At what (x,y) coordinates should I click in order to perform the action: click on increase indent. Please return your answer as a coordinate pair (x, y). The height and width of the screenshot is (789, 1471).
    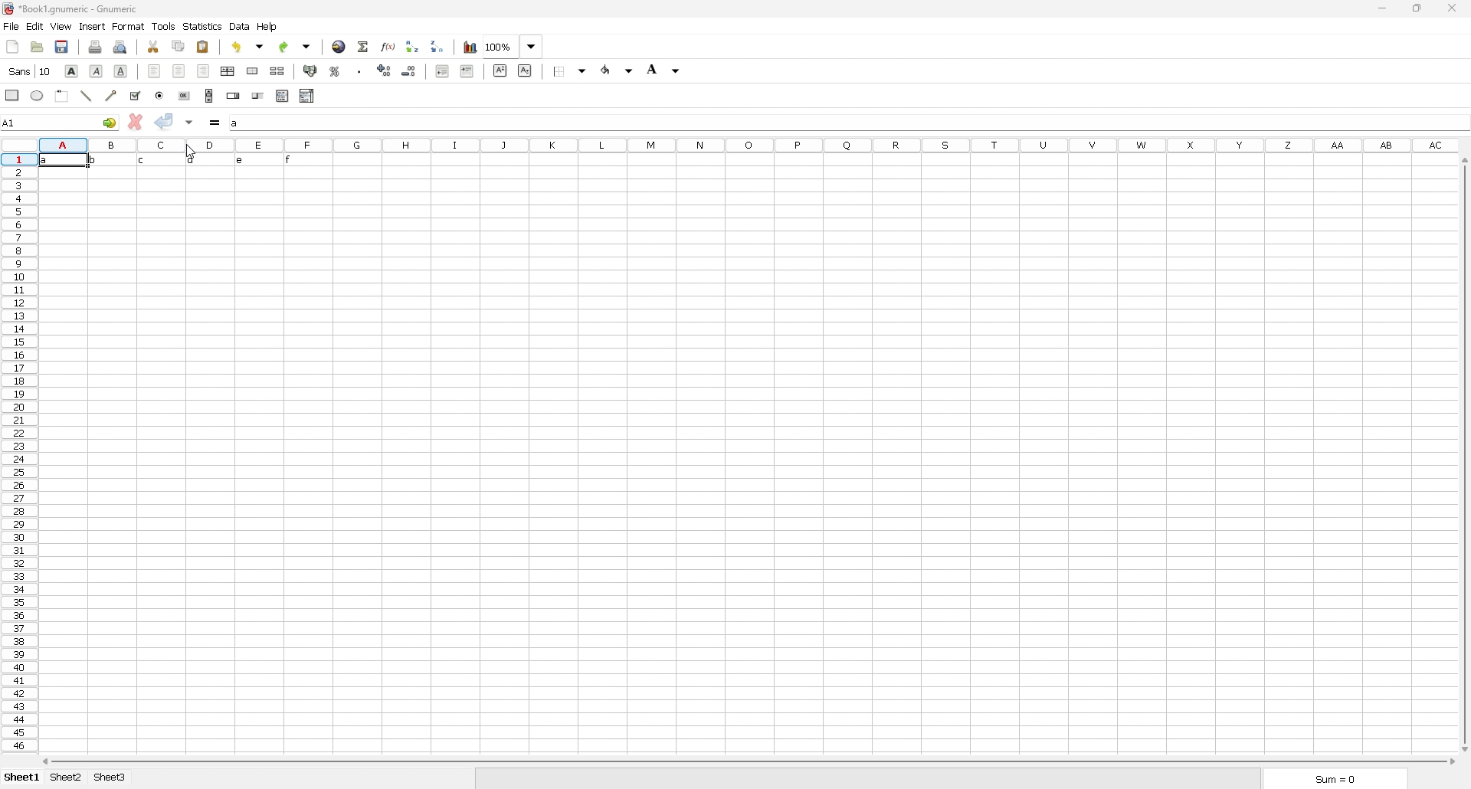
    Looking at the image, I should click on (467, 70).